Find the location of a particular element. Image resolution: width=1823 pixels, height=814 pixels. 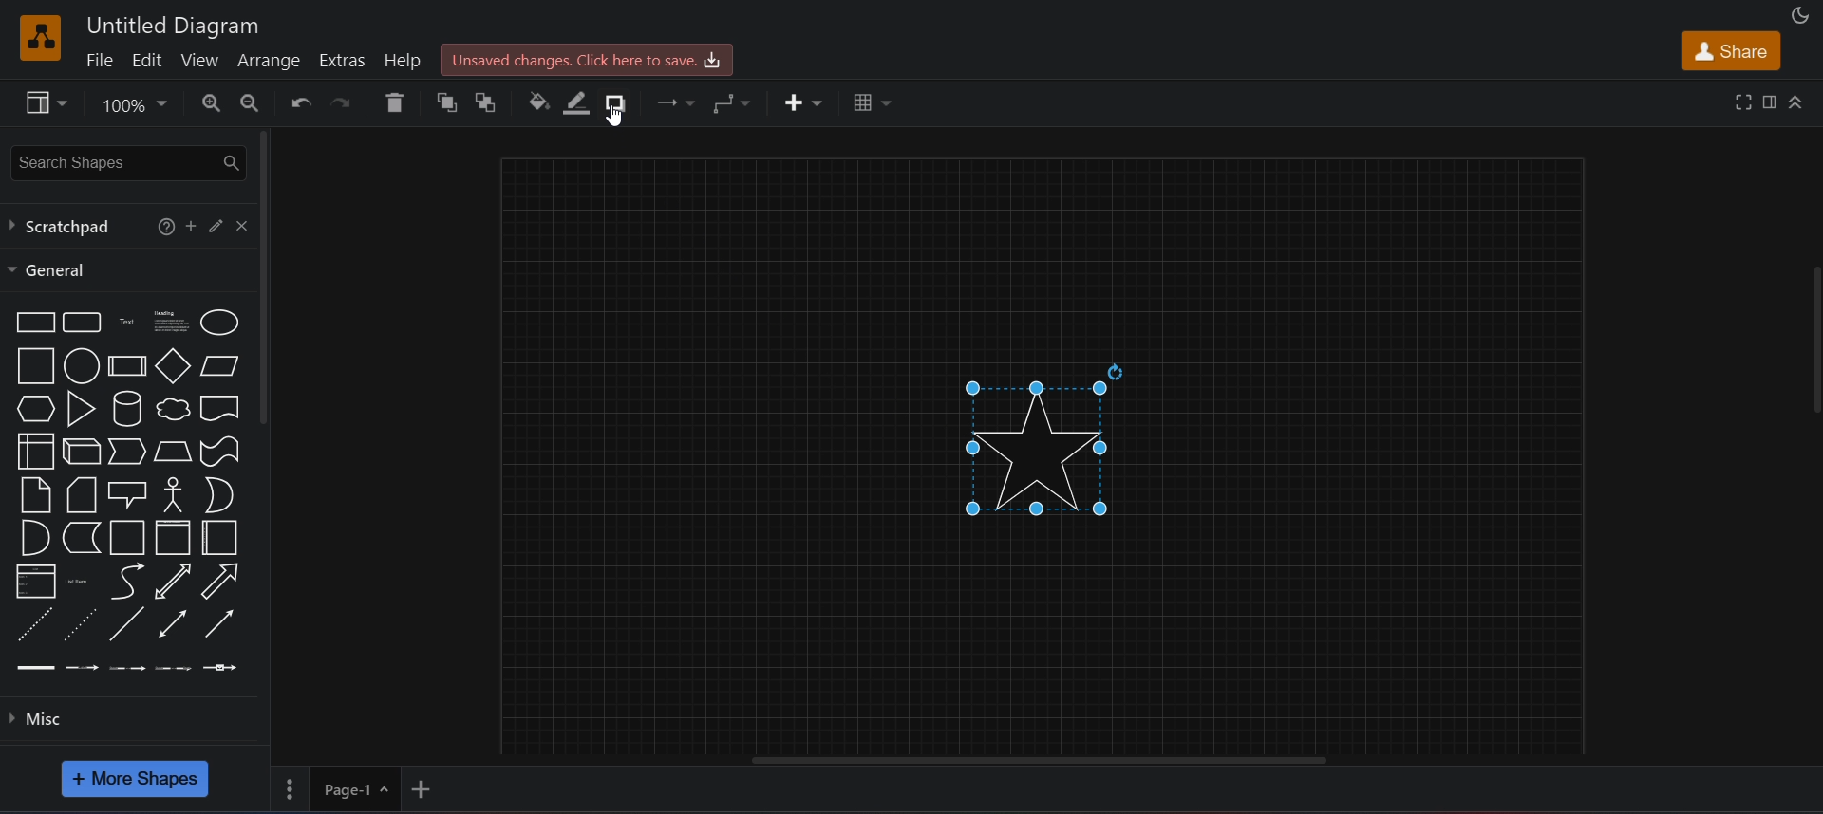

diamond is located at coordinates (174, 364).